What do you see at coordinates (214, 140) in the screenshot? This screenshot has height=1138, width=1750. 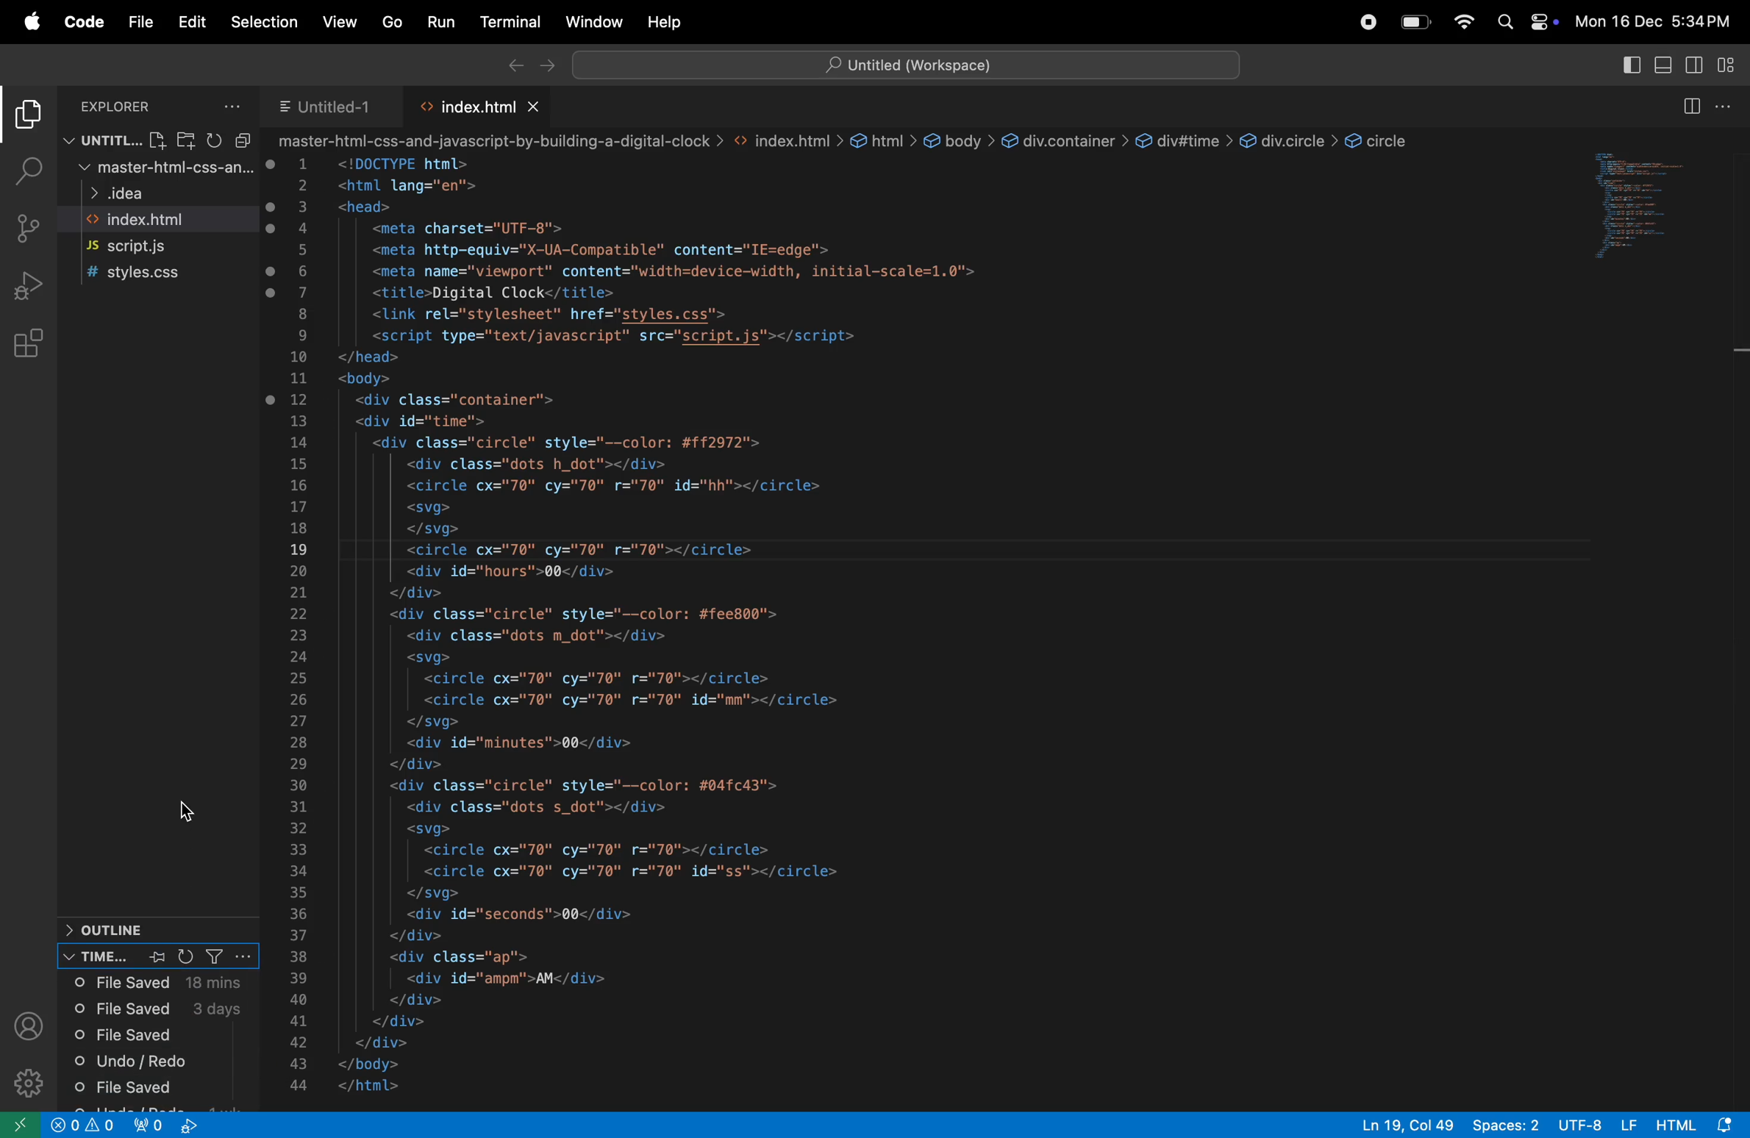 I see `Refresh` at bounding box center [214, 140].